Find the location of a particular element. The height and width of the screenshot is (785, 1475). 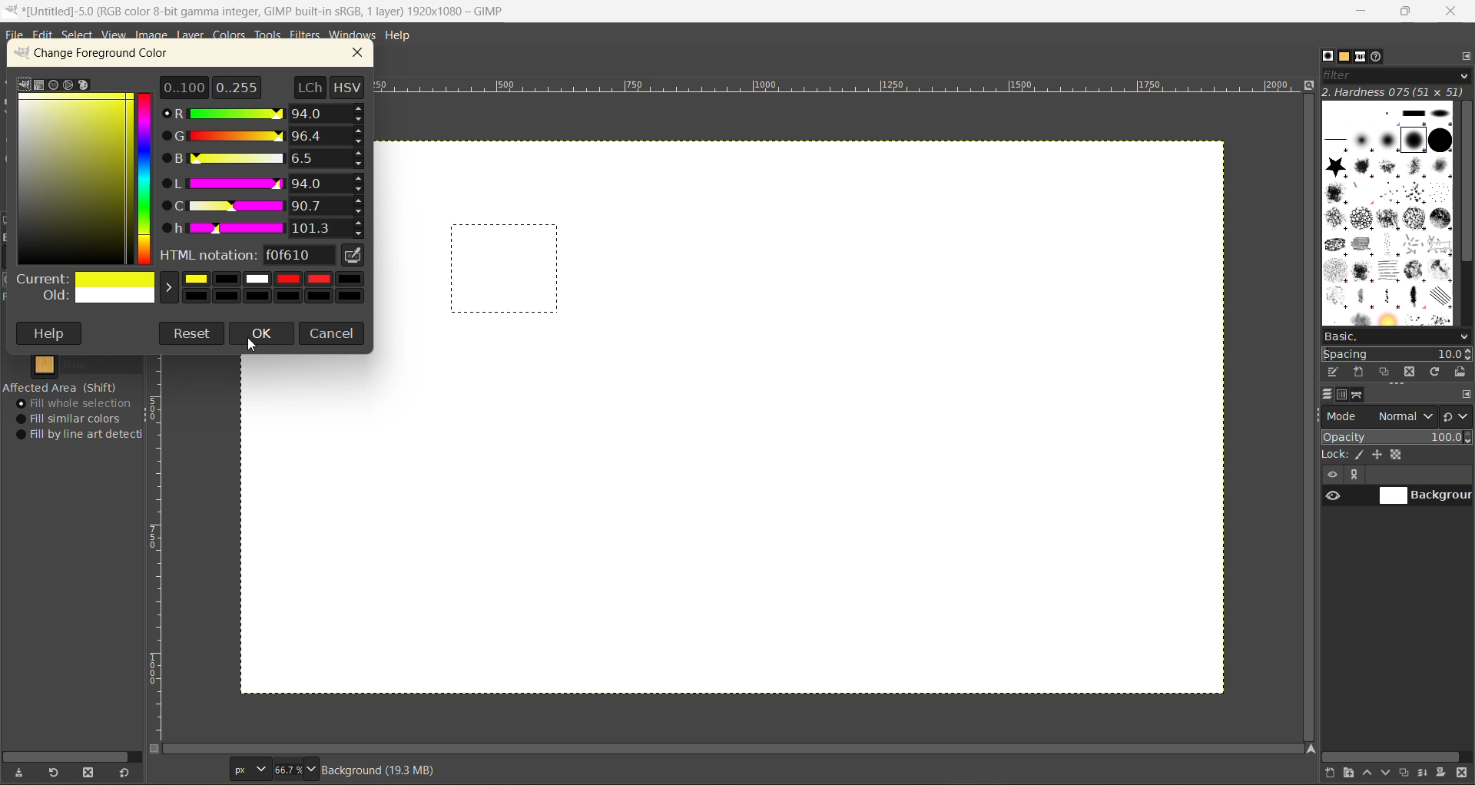

document history is located at coordinates (1378, 58).